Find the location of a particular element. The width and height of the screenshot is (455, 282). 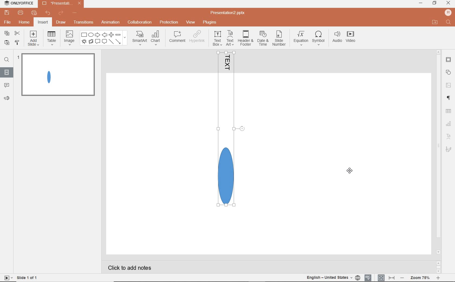

TABLE SETTINGS is located at coordinates (448, 111).